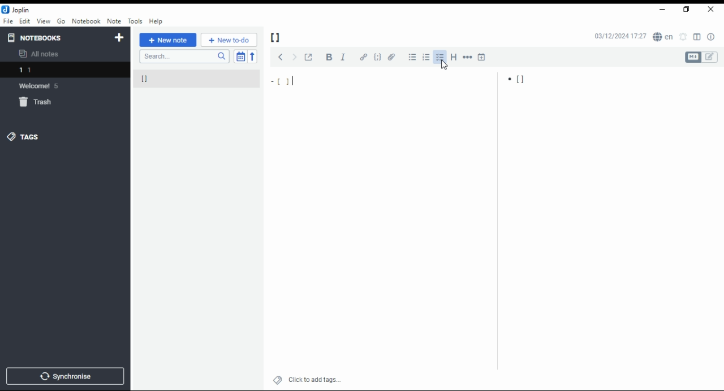  What do you see at coordinates (36, 102) in the screenshot?
I see `trash` at bounding box center [36, 102].